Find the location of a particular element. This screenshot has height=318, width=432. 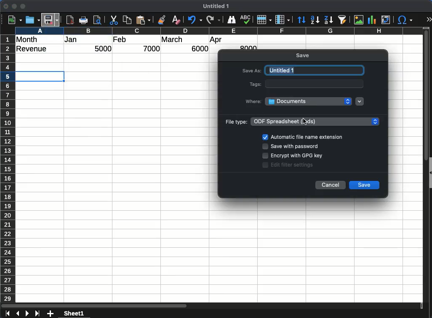

encrypt with GPG key is located at coordinates (297, 156).